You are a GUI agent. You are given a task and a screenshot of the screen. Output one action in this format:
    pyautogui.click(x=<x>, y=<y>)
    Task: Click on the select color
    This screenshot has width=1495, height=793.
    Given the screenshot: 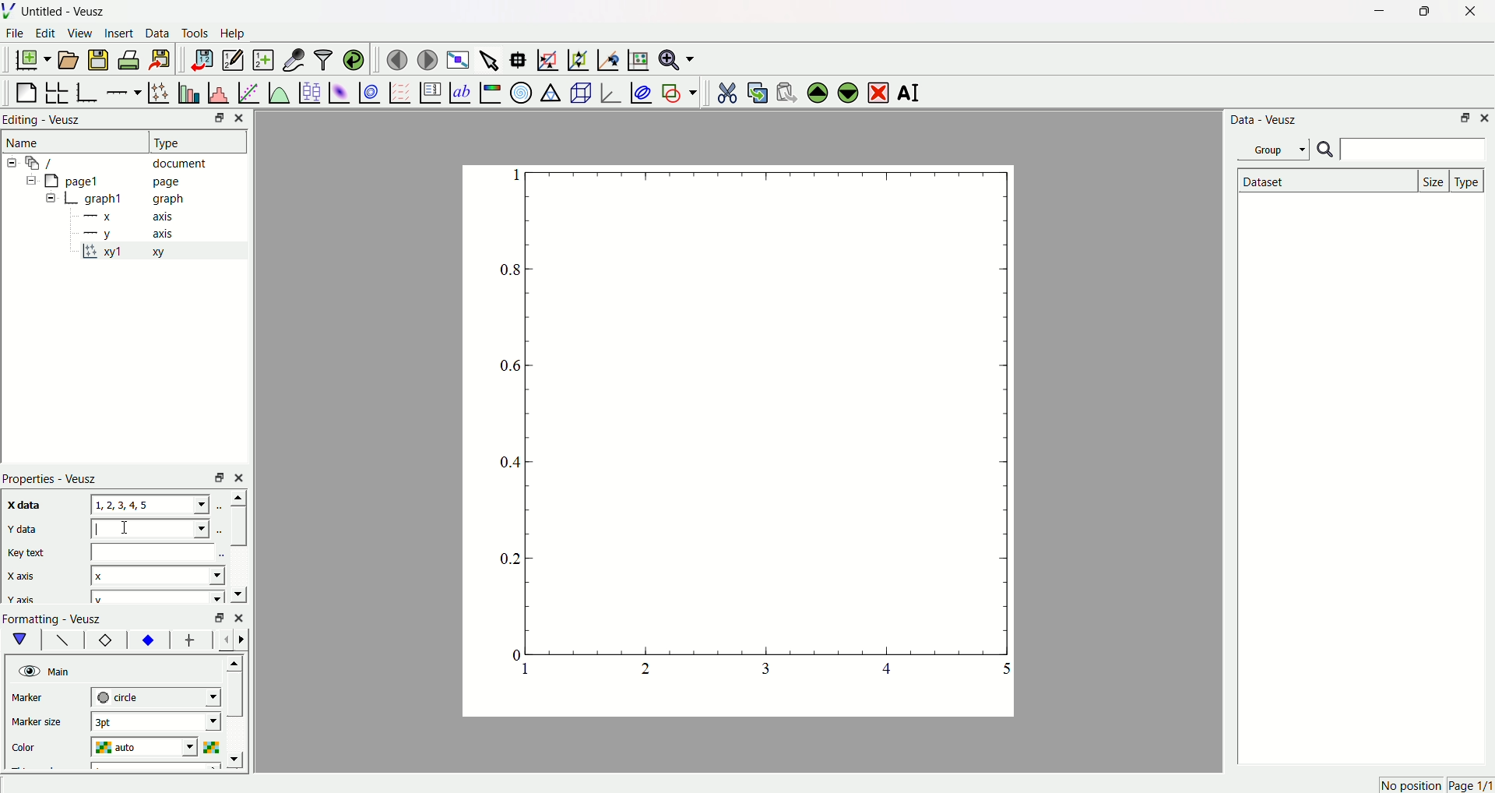 What is the action you would take?
    pyautogui.click(x=214, y=745)
    